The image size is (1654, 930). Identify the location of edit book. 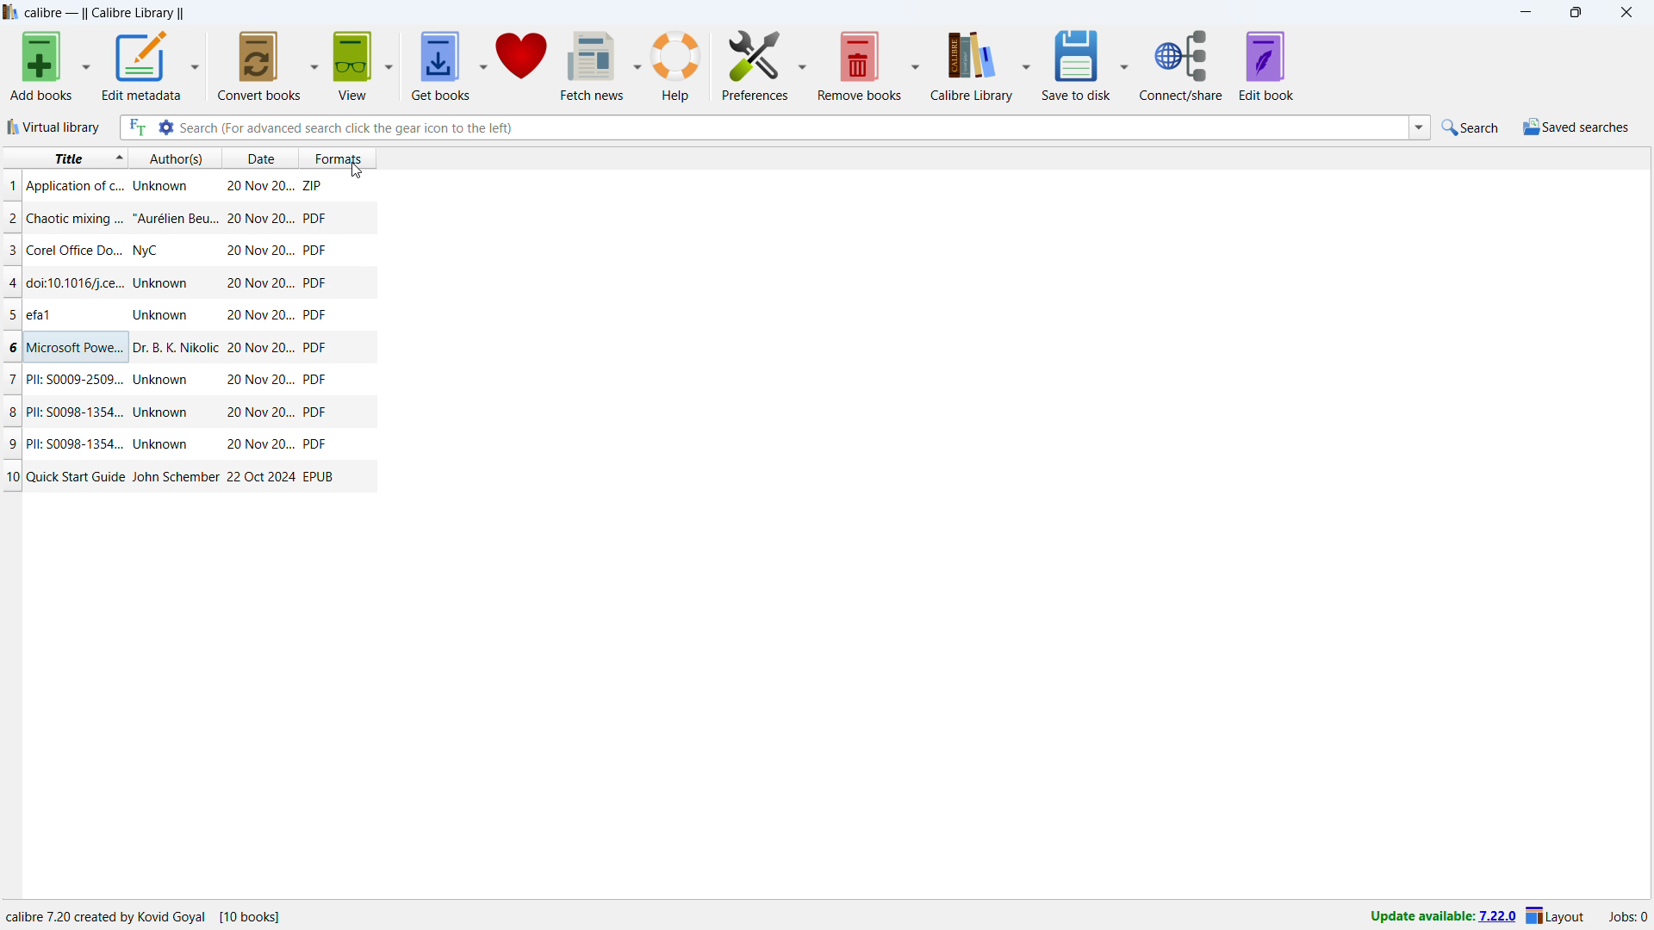
(1266, 65).